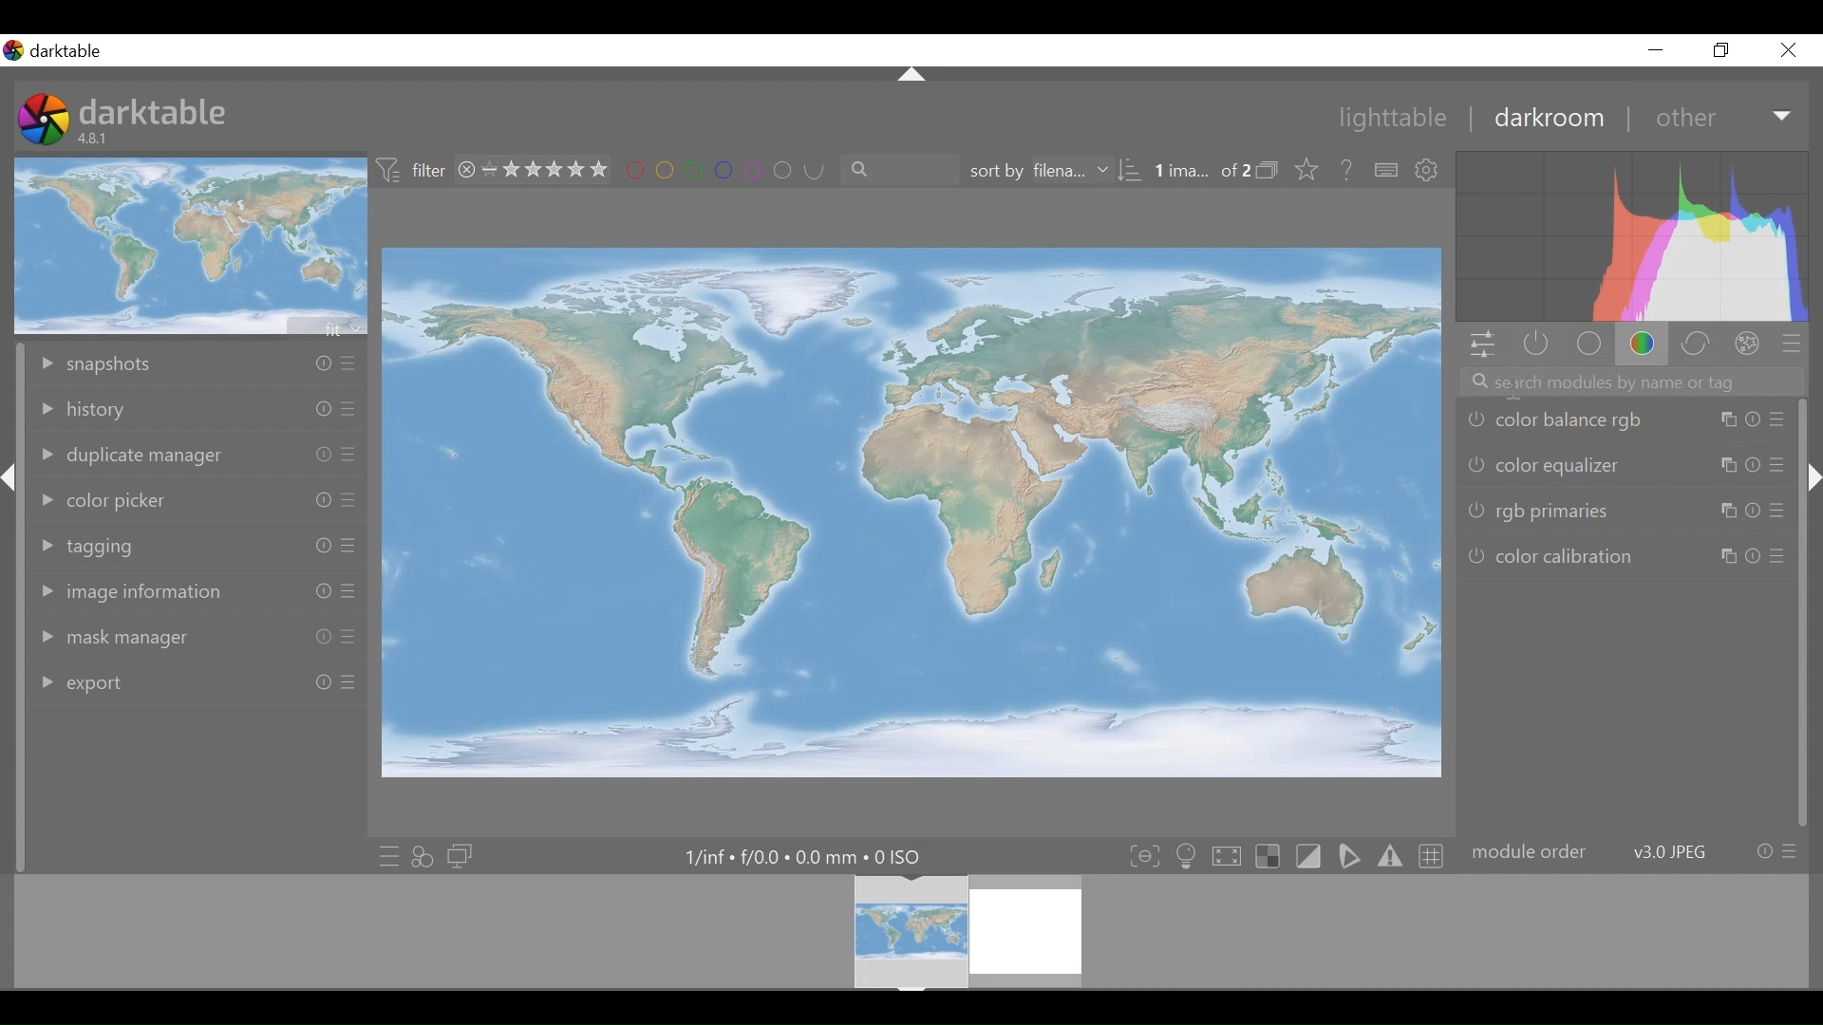 This screenshot has height=1025, width=1823. What do you see at coordinates (1383, 117) in the screenshot?
I see `Lightable` at bounding box center [1383, 117].